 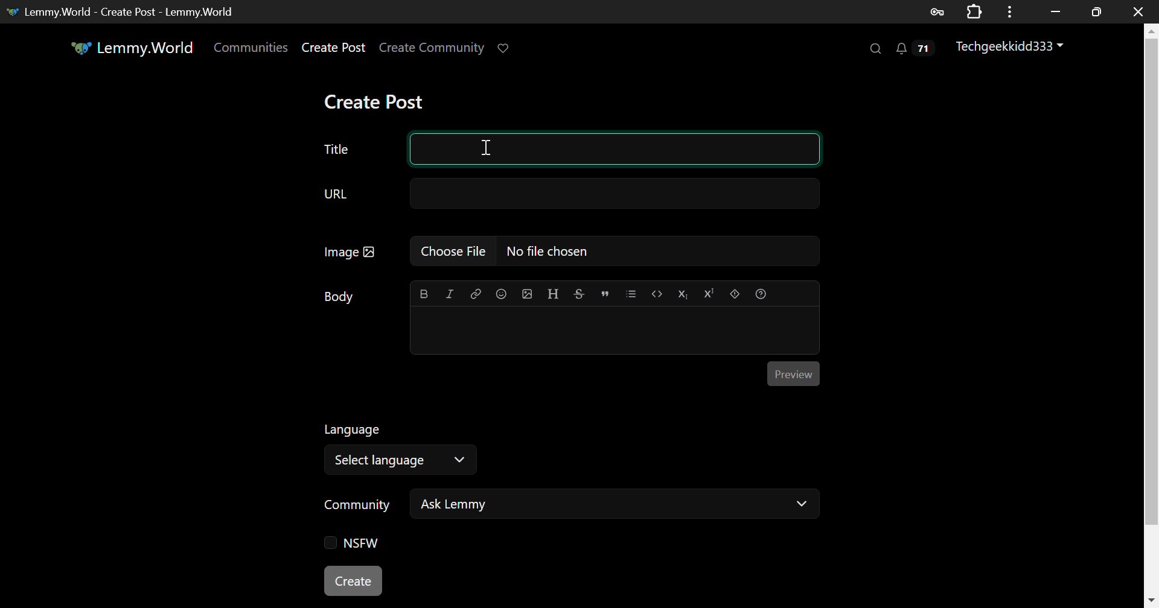 I want to click on Close Window, so click(x=1138, y=10).